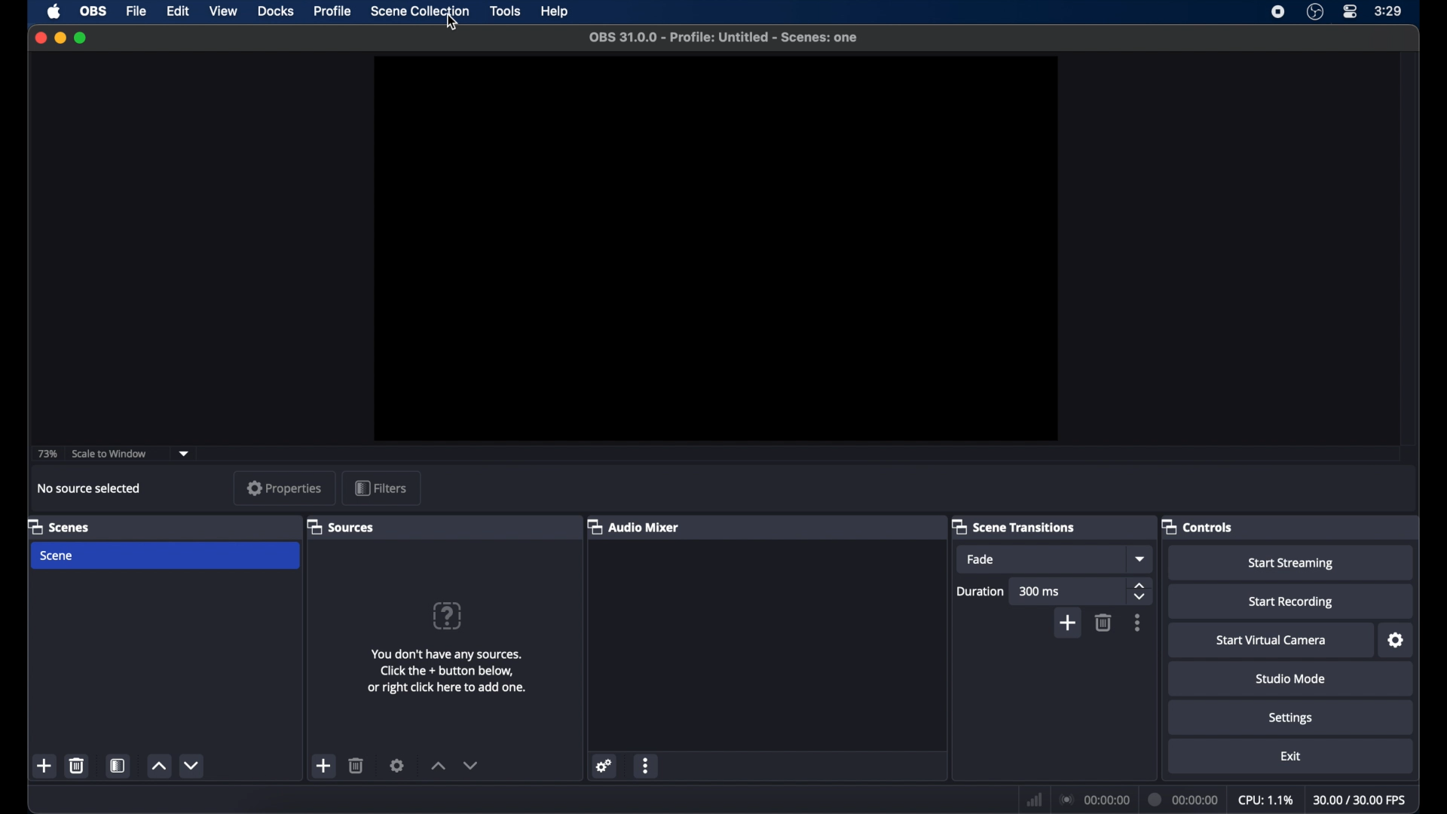 This screenshot has height=814, width=1447. I want to click on delete, so click(77, 765).